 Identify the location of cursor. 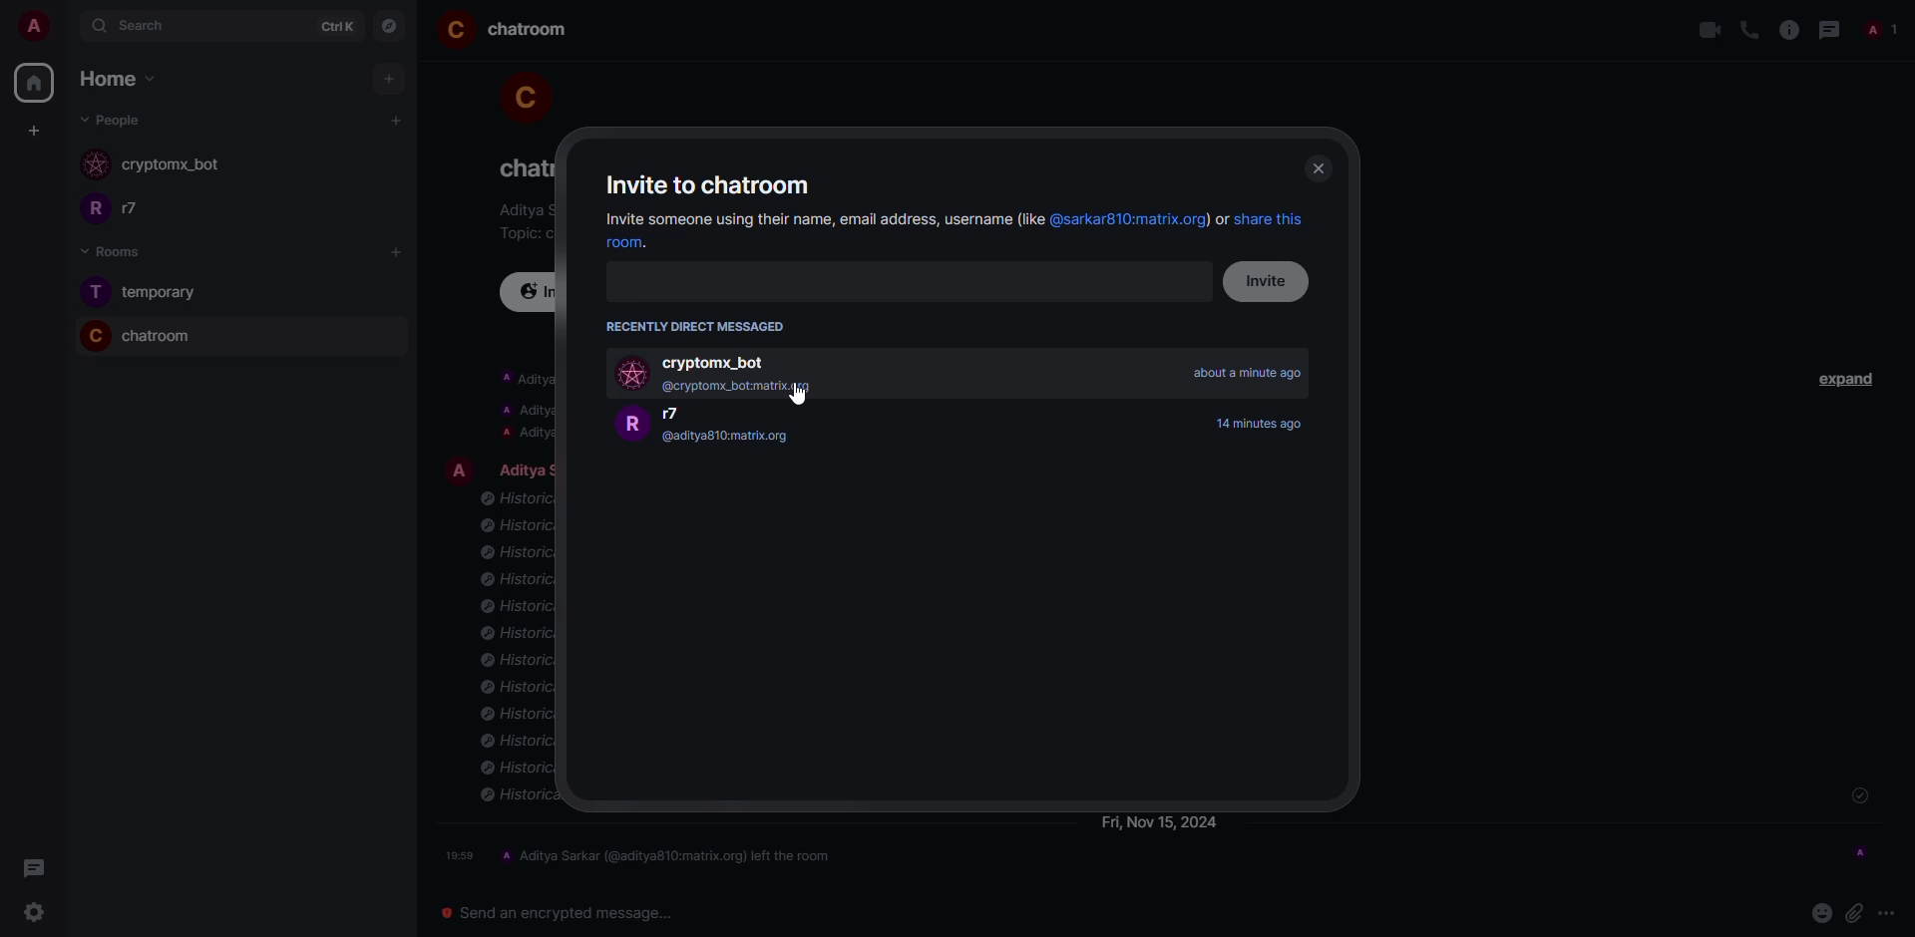
(798, 393).